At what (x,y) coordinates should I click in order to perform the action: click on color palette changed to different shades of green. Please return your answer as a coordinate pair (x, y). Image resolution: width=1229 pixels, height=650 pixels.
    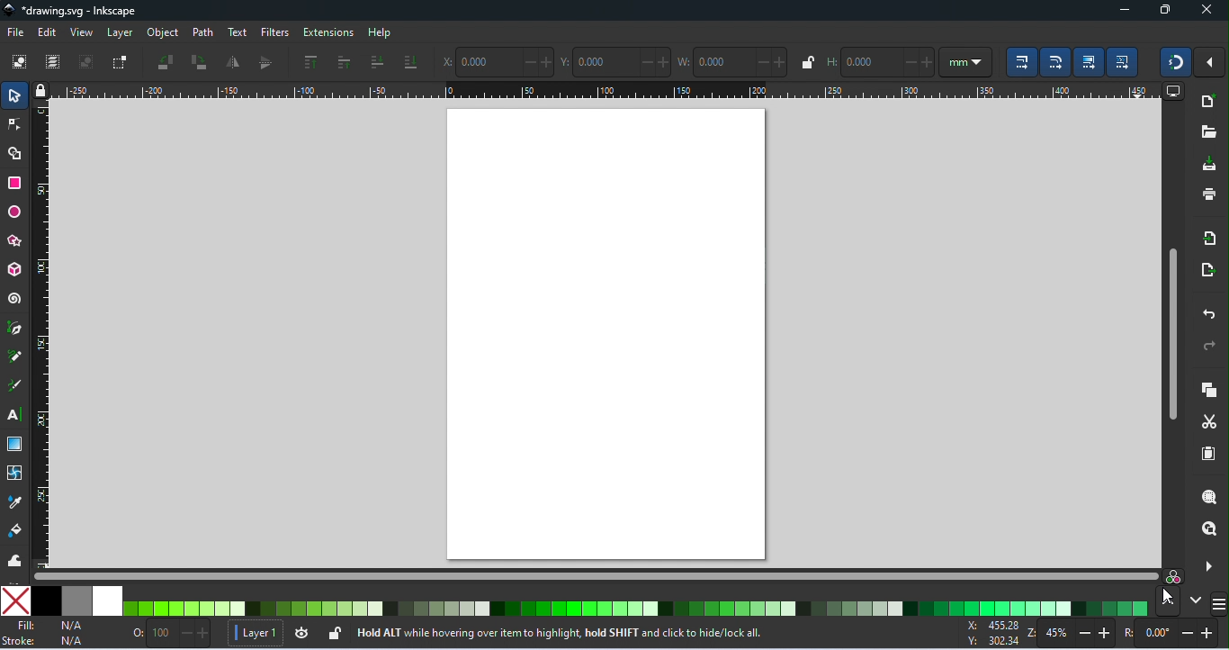
    Looking at the image, I should click on (638, 609).